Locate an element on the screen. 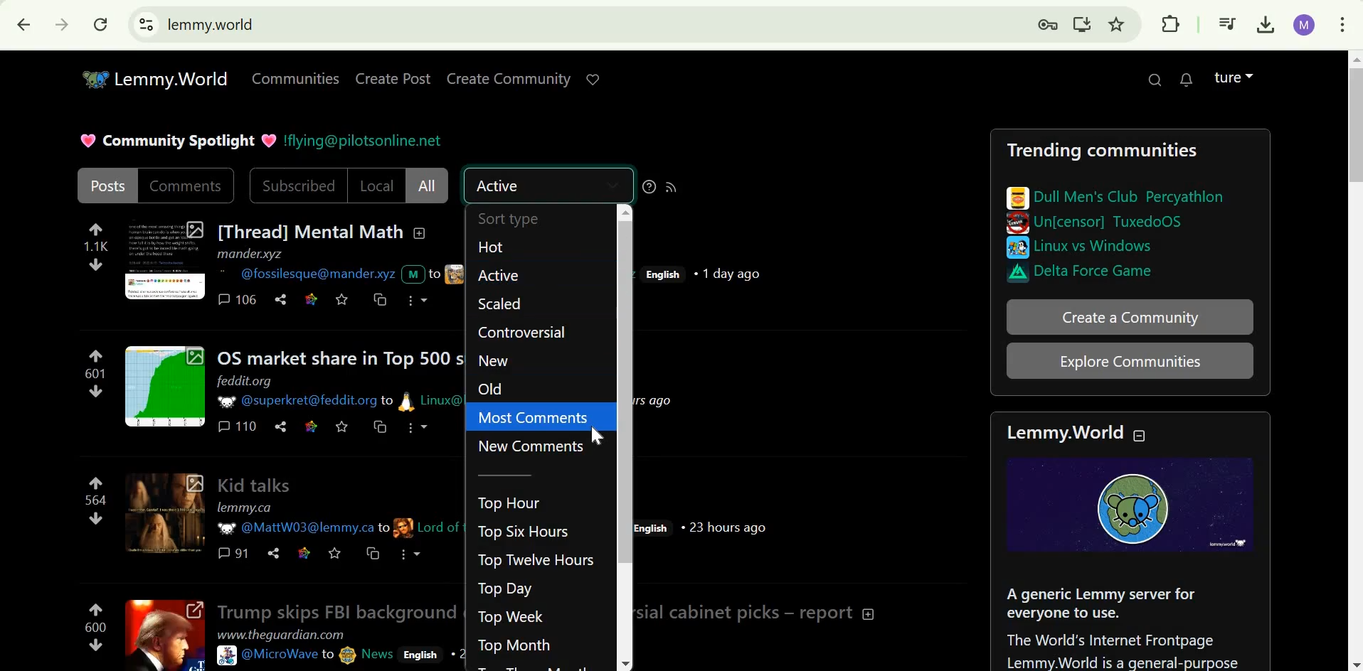 The image size is (1363, 671). share is located at coordinates (278, 426).